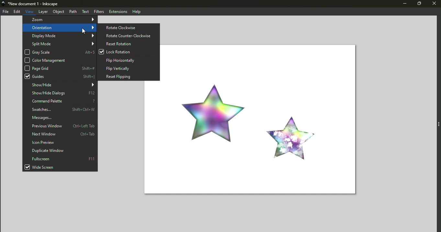 Image resolution: width=441 pixels, height=232 pixels. I want to click on Gray scale, so click(60, 52).